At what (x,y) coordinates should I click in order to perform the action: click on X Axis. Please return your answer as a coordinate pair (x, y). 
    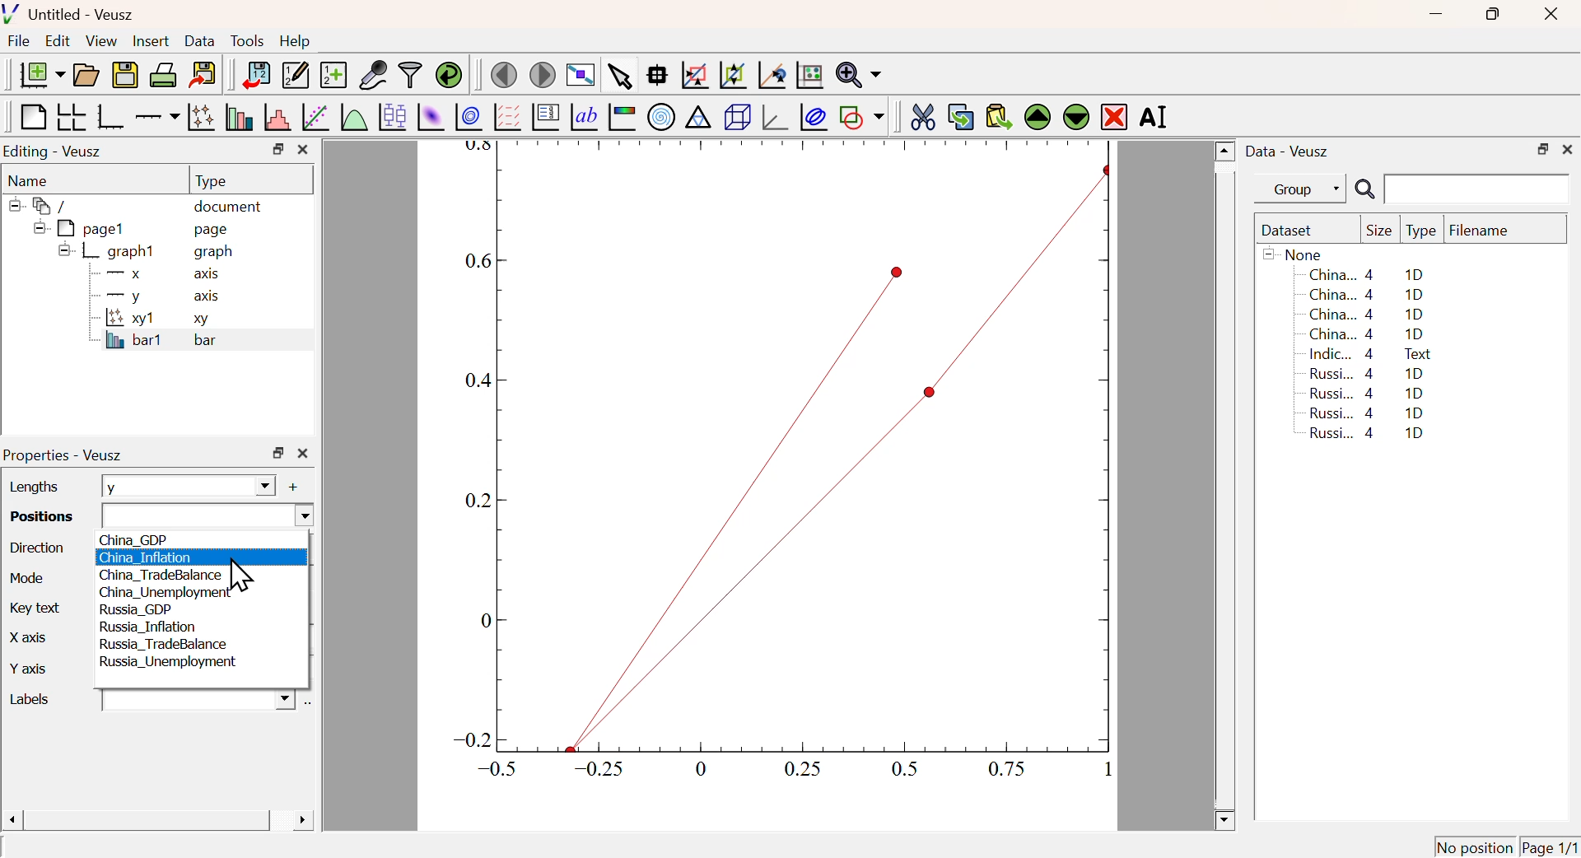
    Looking at the image, I should click on (41, 641).